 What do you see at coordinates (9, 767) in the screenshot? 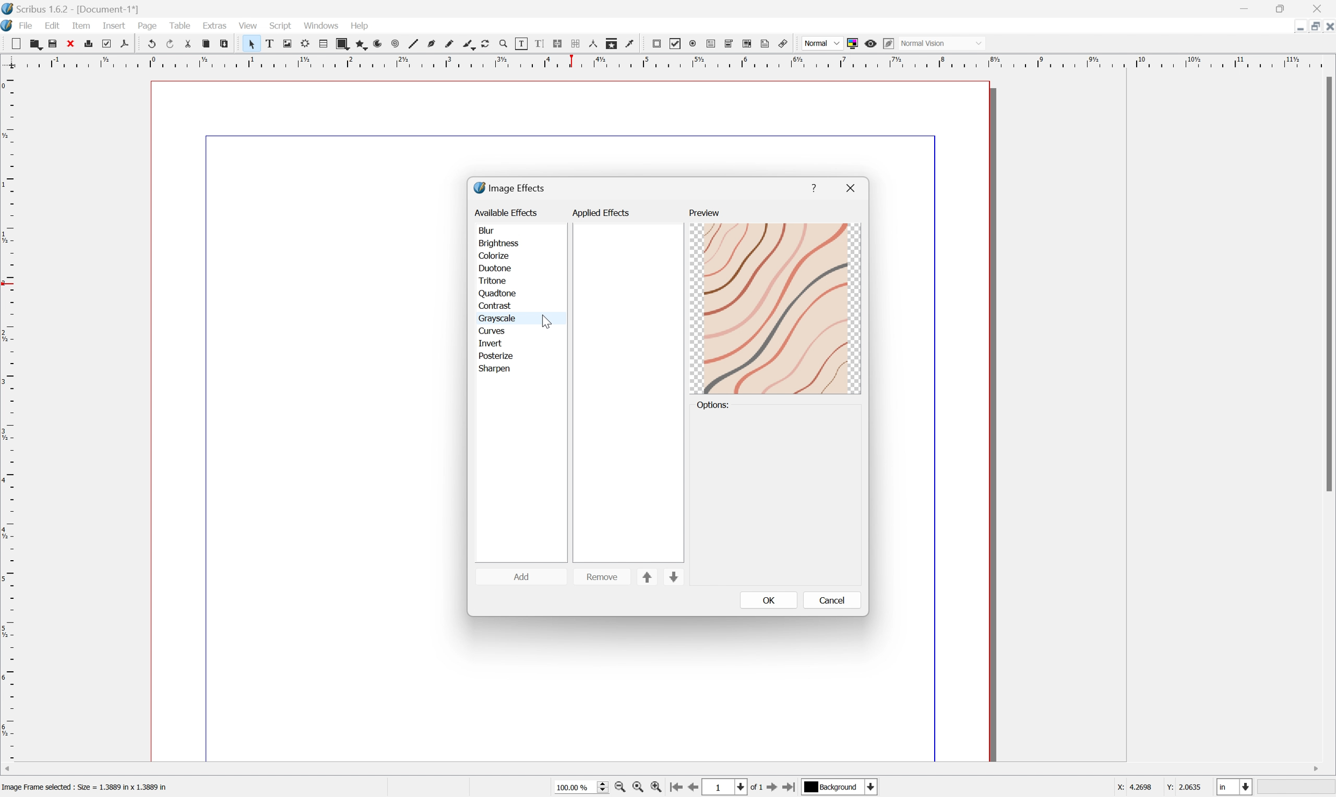
I see `Scroll left` at bounding box center [9, 767].